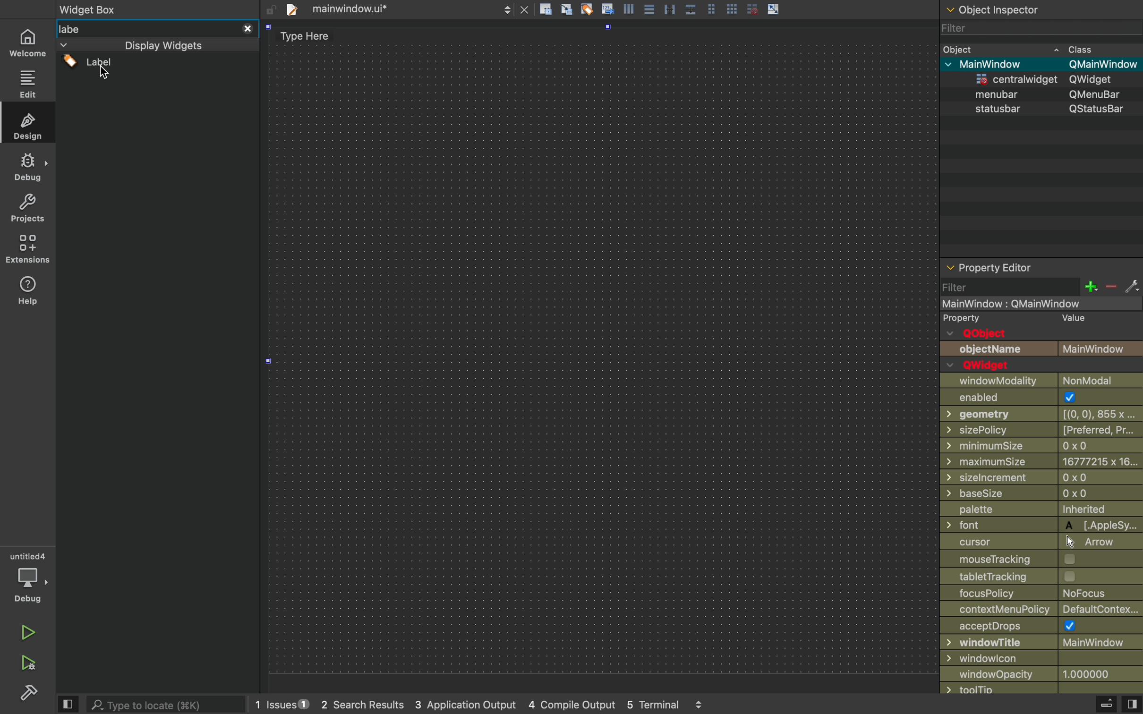  Describe the element at coordinates (672, 9) in the screenshot. I see `Parallel` at that location.